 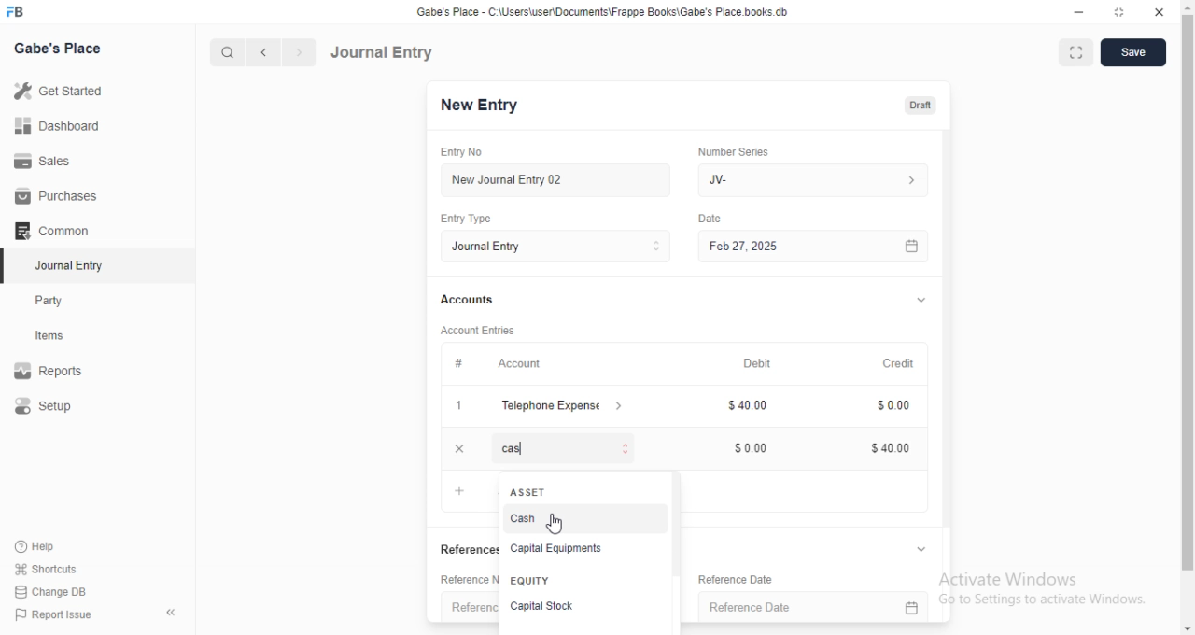 I want to click on Credit, so click(x=907, y=364).